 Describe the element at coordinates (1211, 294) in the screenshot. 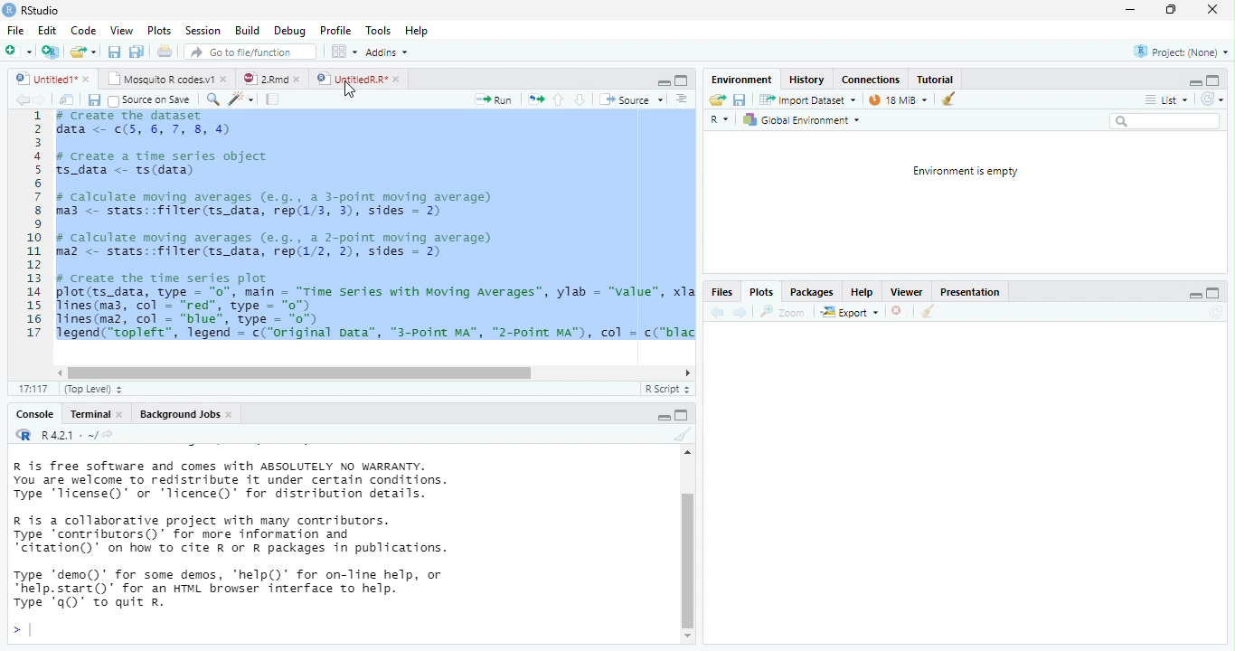

I see `maximize` at that location.